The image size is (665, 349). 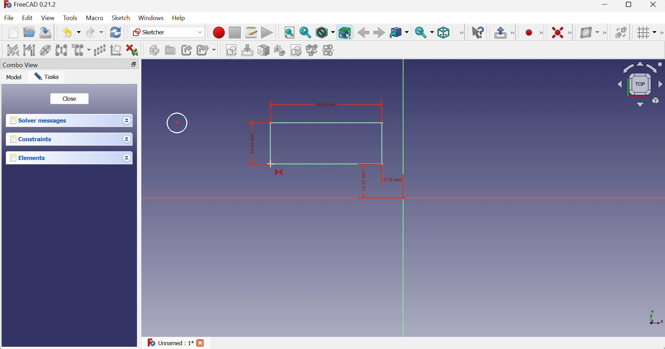 I want to click on Open..., so click(x=29, y=32).